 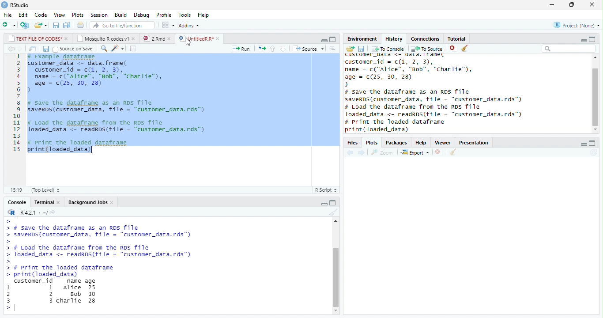 I want to click on close, so click(x=219, y=38).